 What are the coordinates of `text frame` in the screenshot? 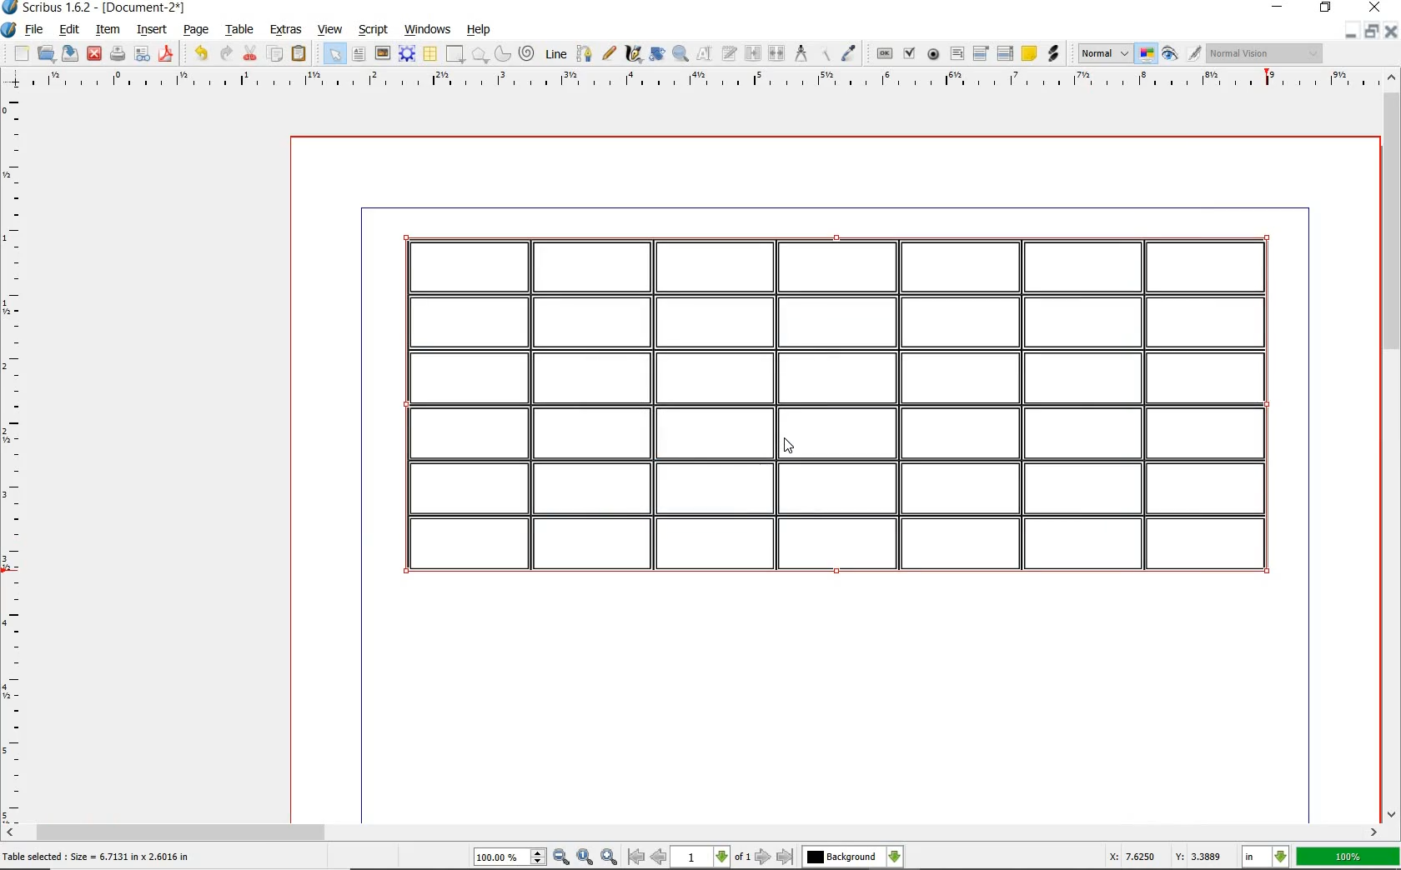 It's located at (359, 53).